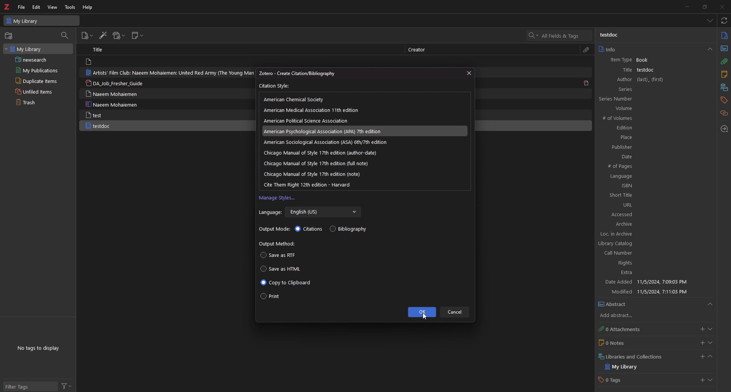 The width and height of the screenshot is (731, 392). What do you see at coordinates (275, 86) in the screenshot?
I see `Citation Style:` at bounding box center [275, 86].